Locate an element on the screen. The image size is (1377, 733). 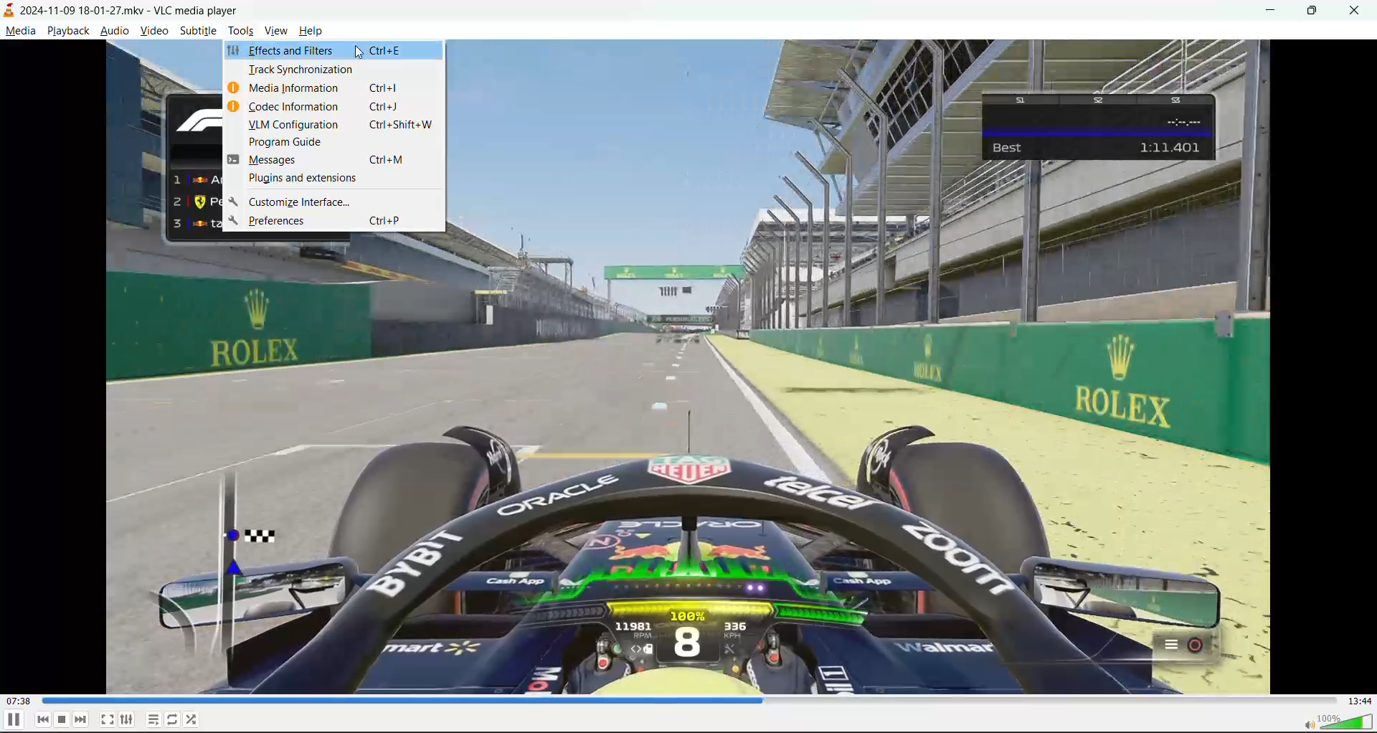
codec information is located at coordinates (339, 108).